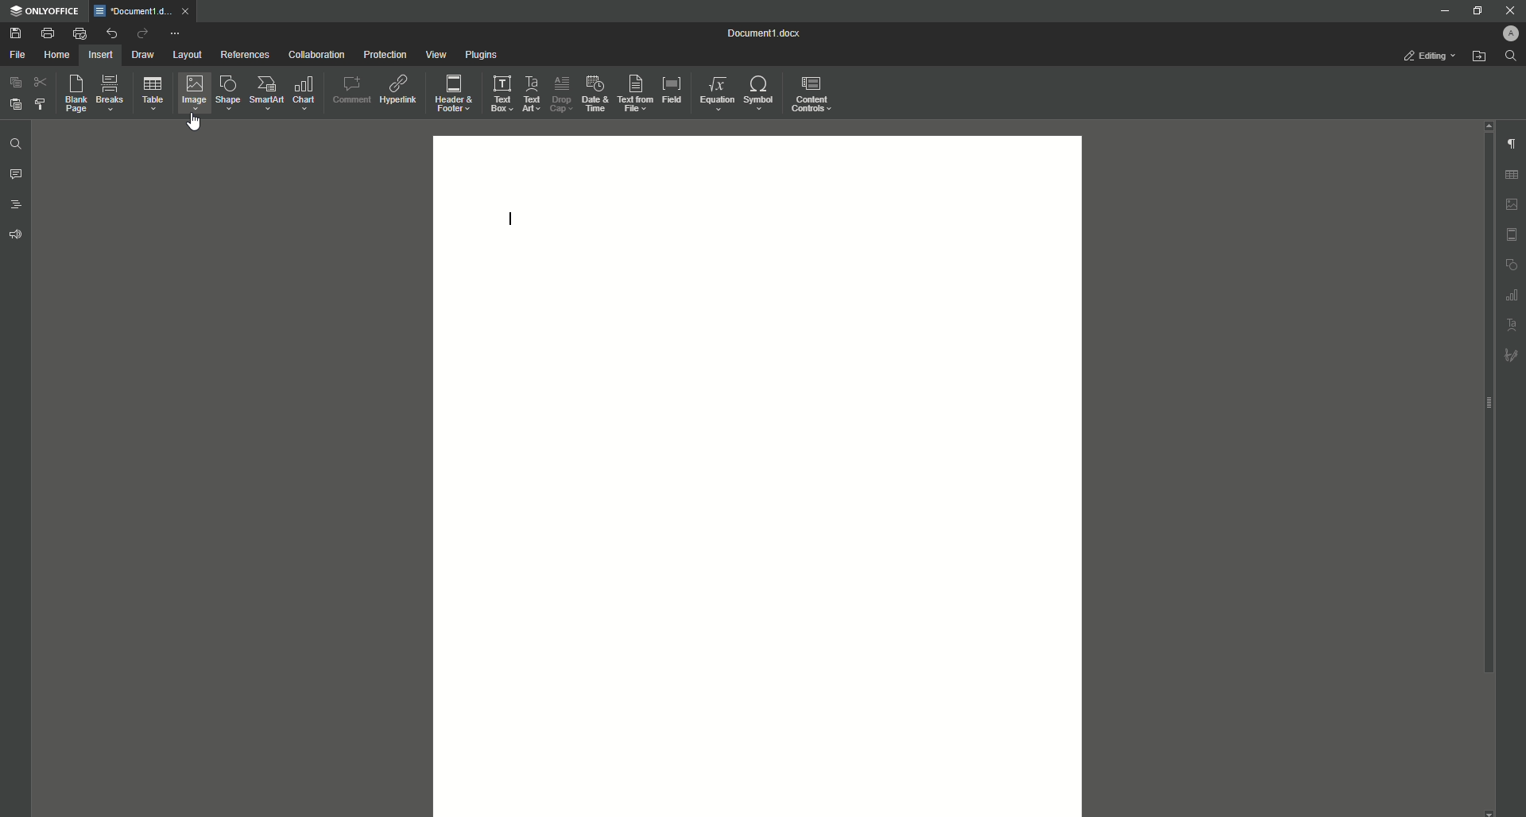  What do you see at coordinates (716, 95) in the screenshot?
I see `Equation` at bounding box center [716, 95].